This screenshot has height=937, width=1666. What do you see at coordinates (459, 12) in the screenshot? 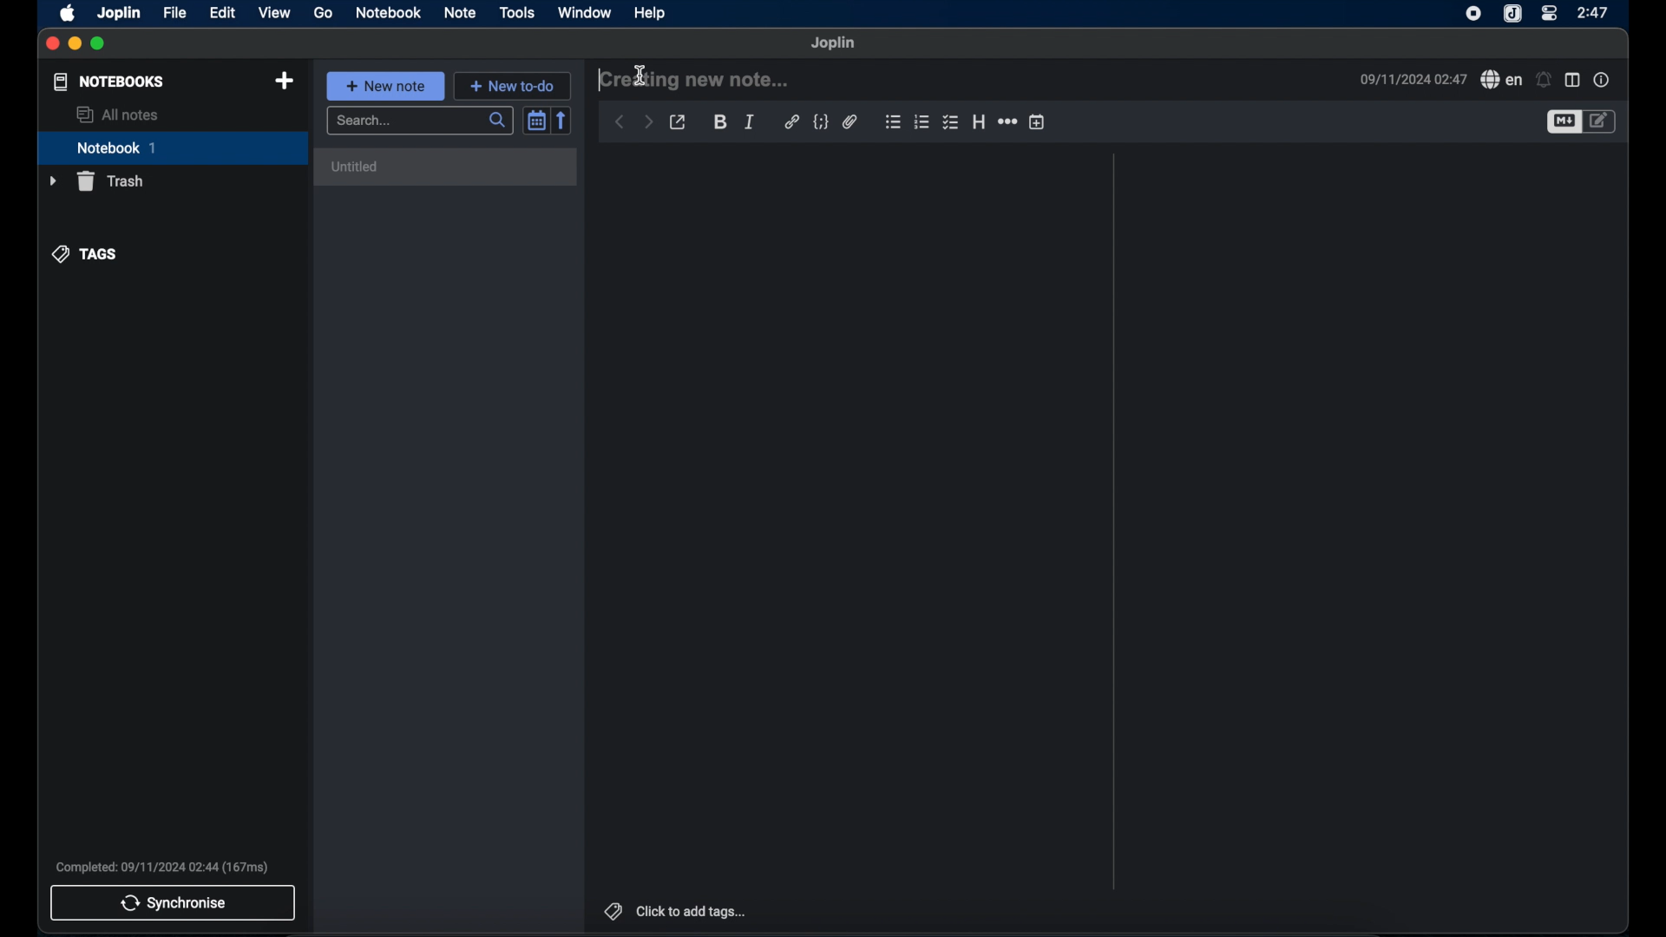
I see `note` at bounding box center [459, 12].